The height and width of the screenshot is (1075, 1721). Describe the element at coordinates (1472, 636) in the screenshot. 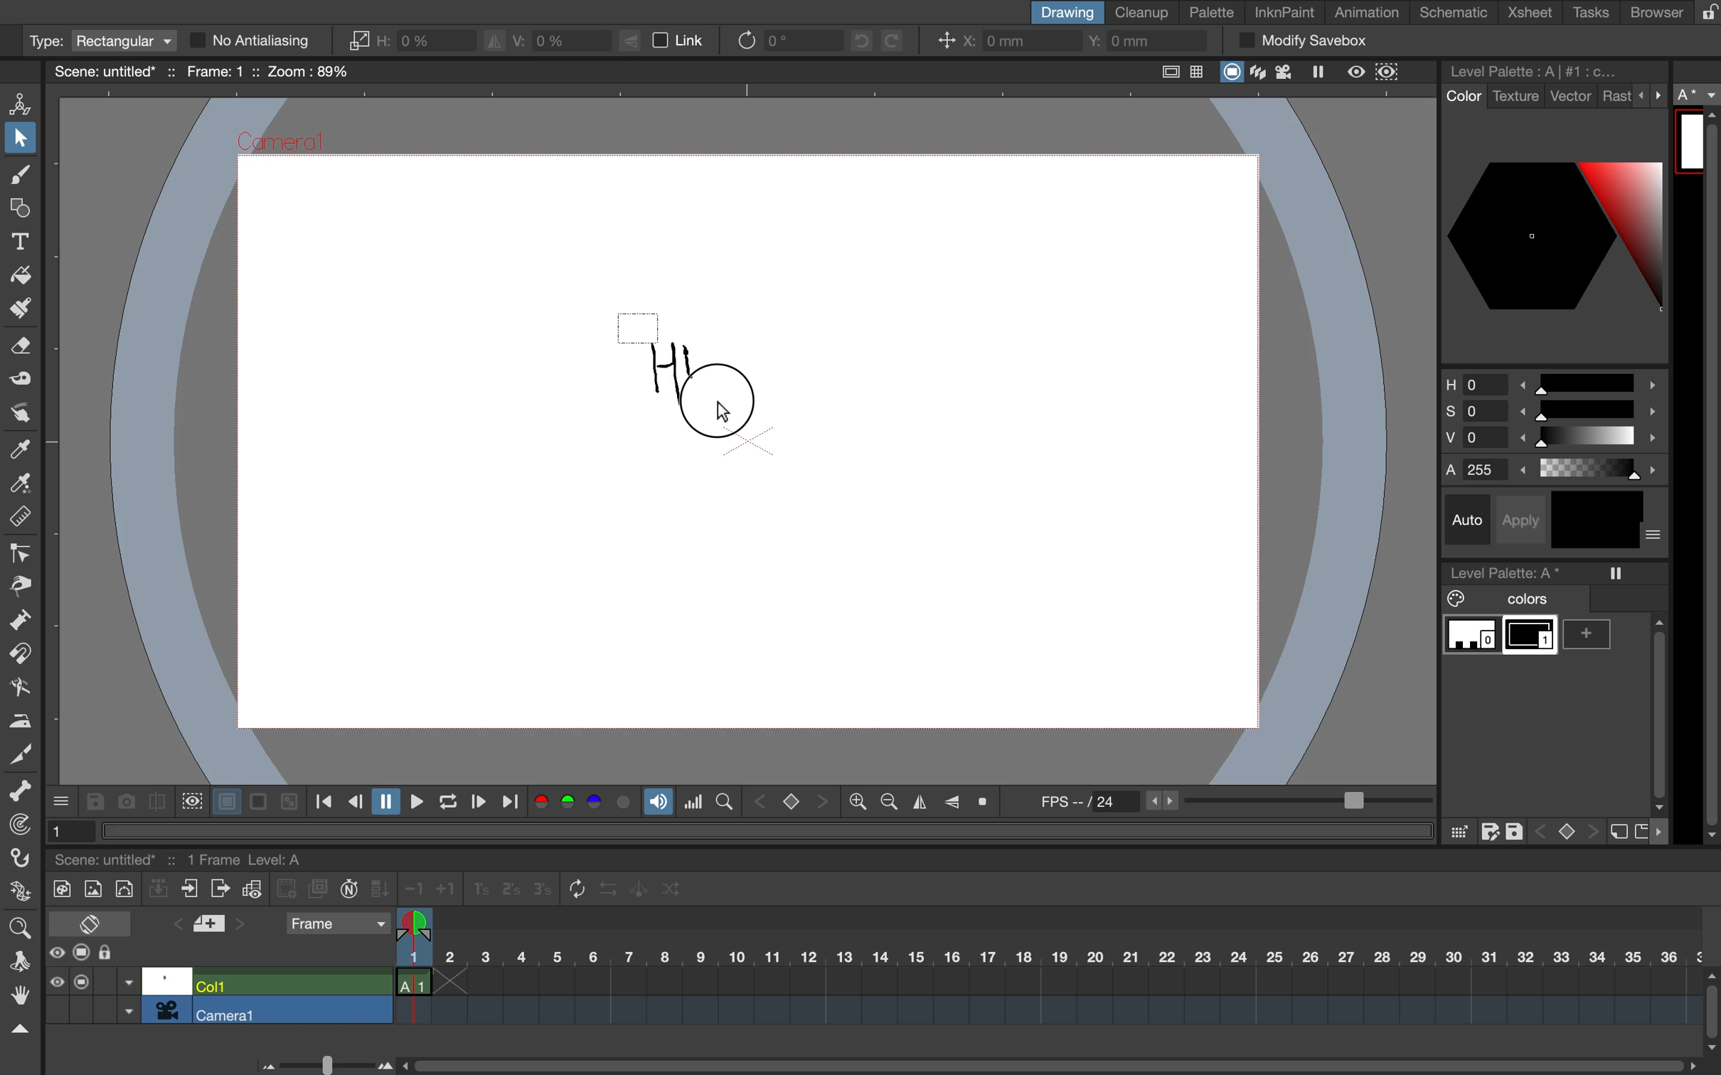

I see `color 0` at that location.